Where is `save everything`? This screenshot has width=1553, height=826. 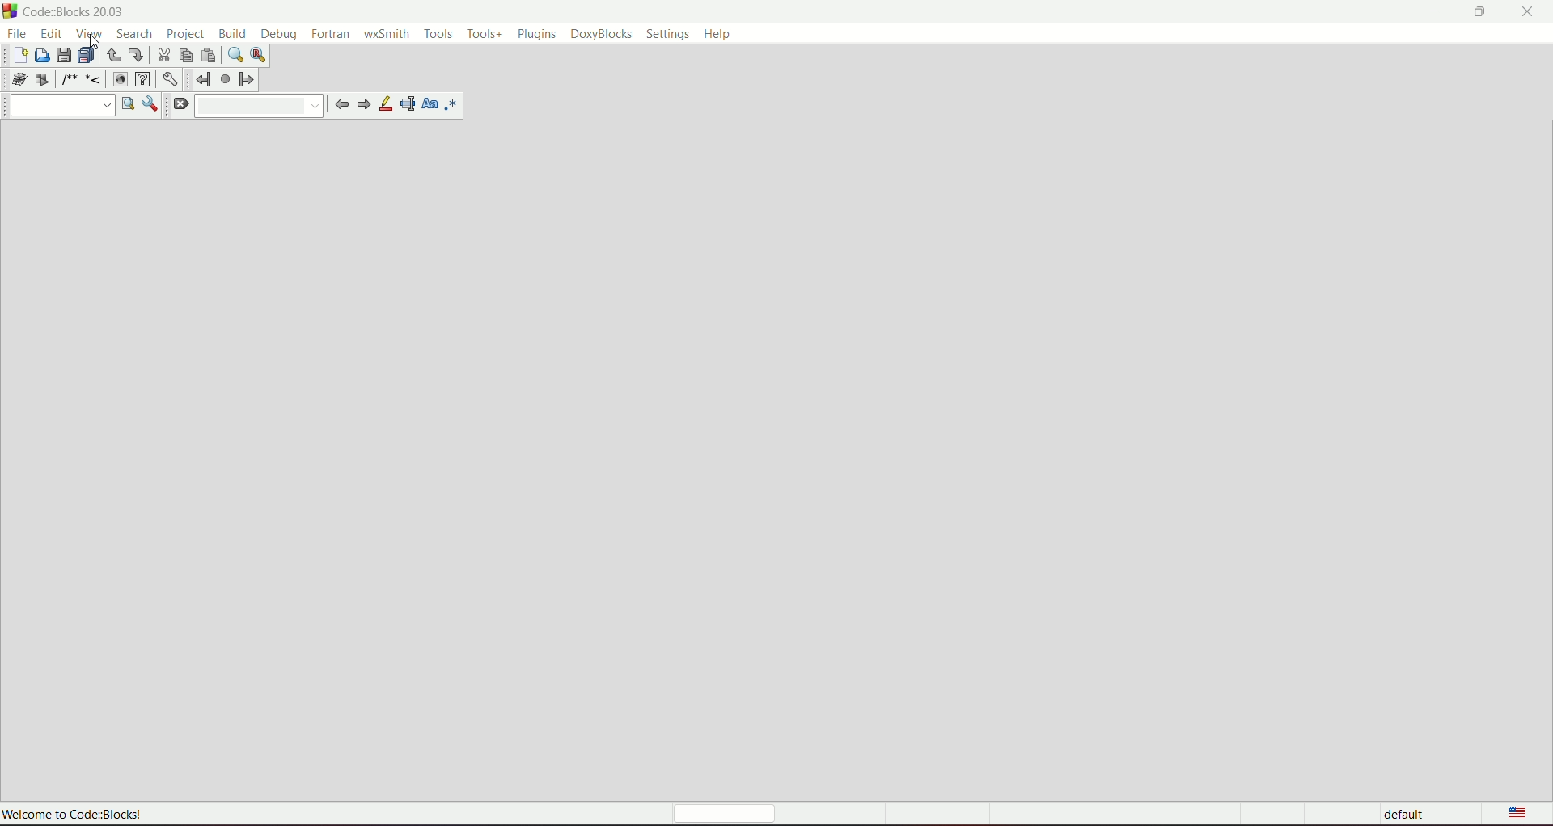 save everything is located at coordinates (89, 55).